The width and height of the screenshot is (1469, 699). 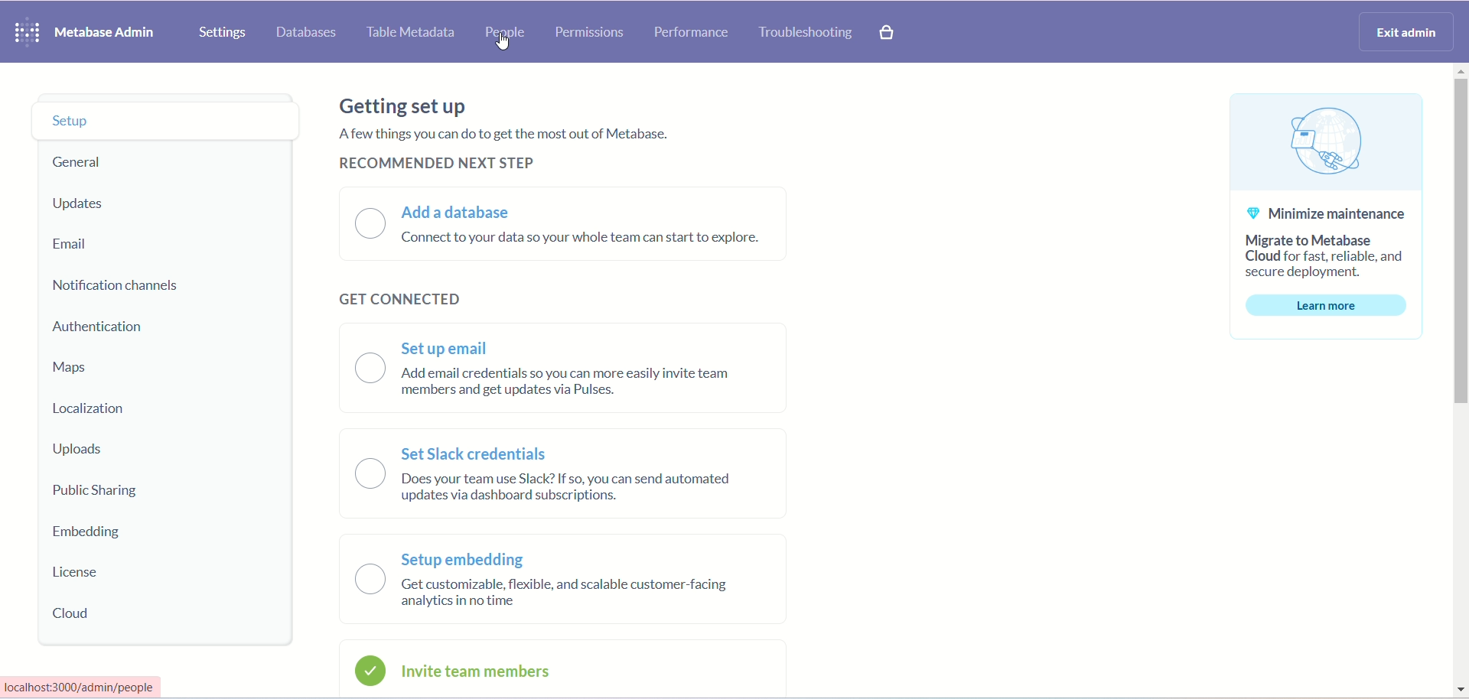 I want to click on paid features, so click(x=888, y=32).